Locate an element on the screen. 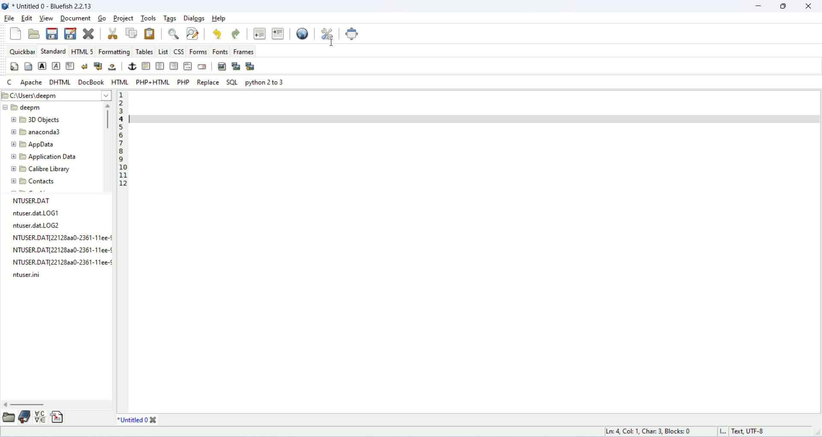 This screenshot has height=437, width=822. STANDARD is located at coordinates (53, 50).